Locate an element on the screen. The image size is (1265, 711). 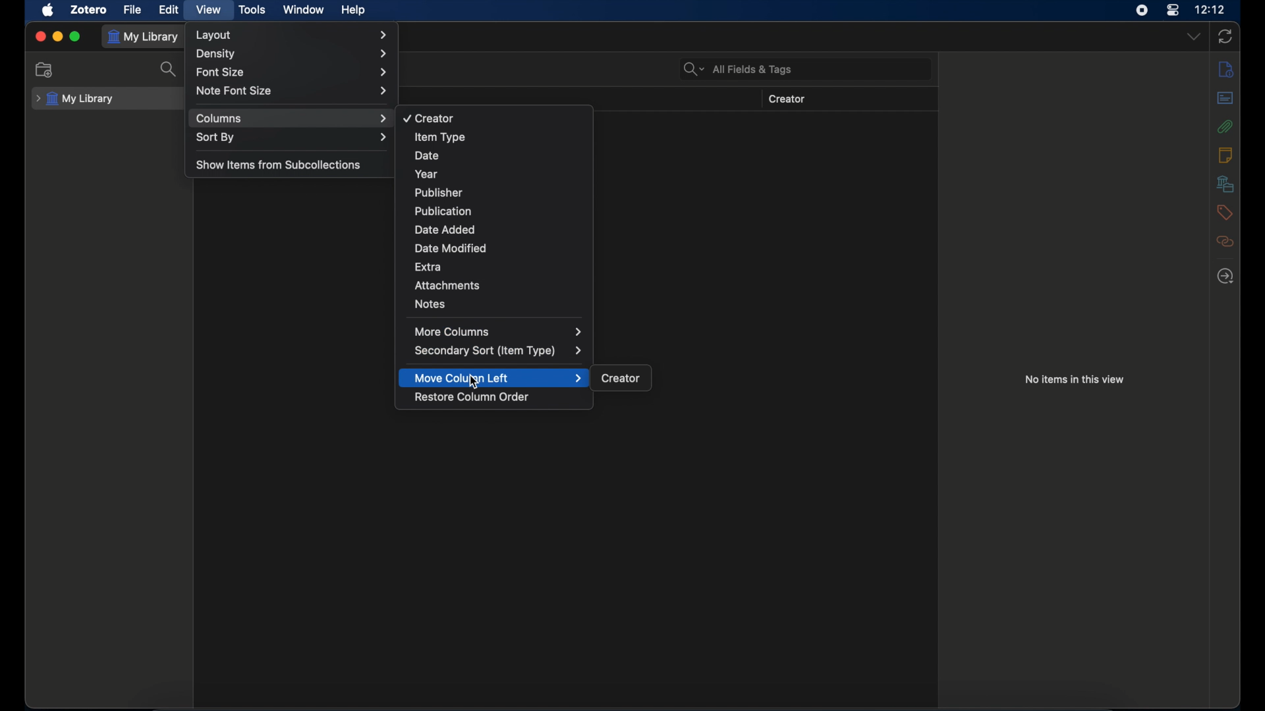
maximize is located at coordinates (75, 37).